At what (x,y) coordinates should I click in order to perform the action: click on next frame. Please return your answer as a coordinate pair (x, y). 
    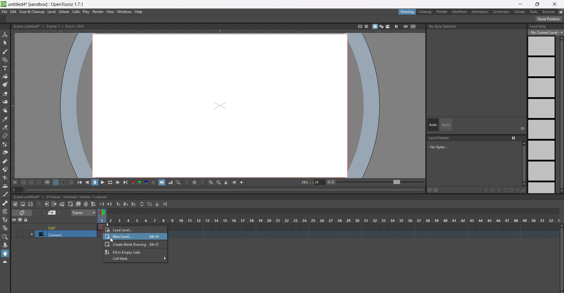
    Looking at the image, I should click on (118, 182).